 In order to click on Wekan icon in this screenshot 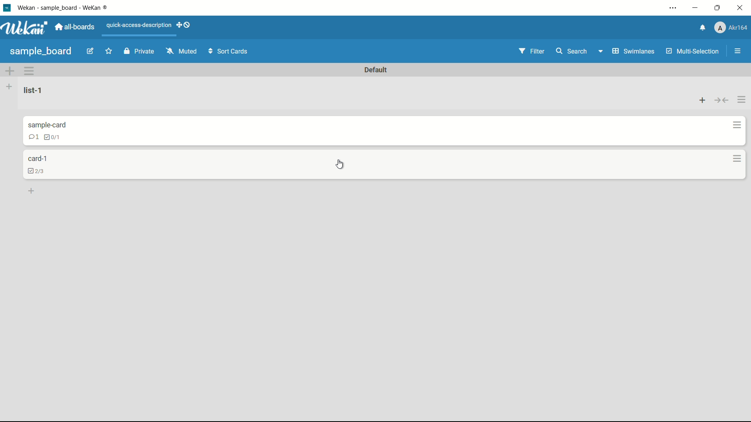, I will do `click(7, 8)`.